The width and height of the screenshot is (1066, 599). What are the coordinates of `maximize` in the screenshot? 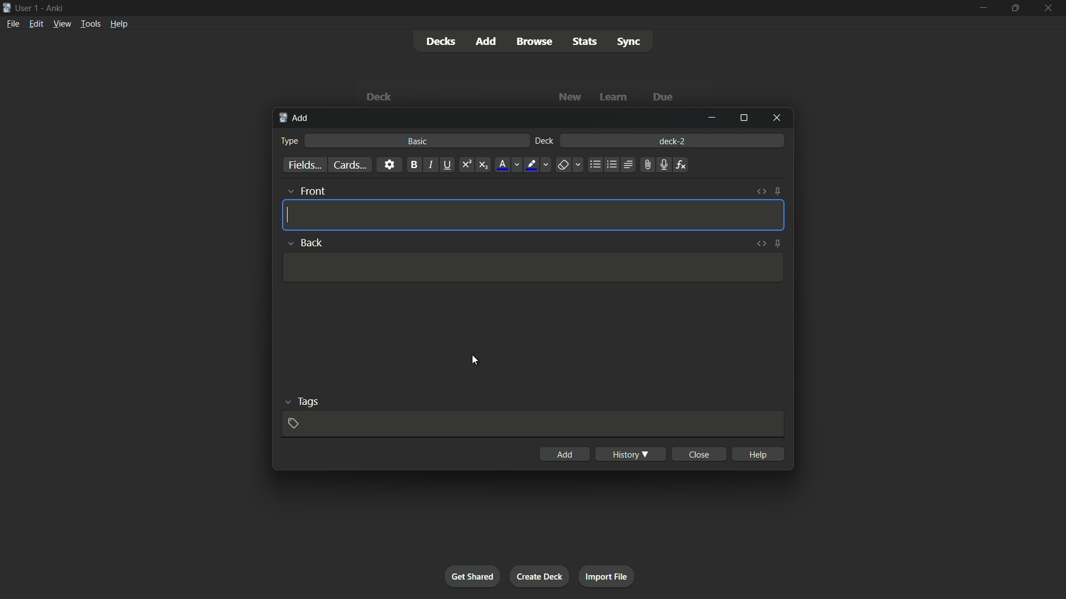 It's located at (1014, 8).